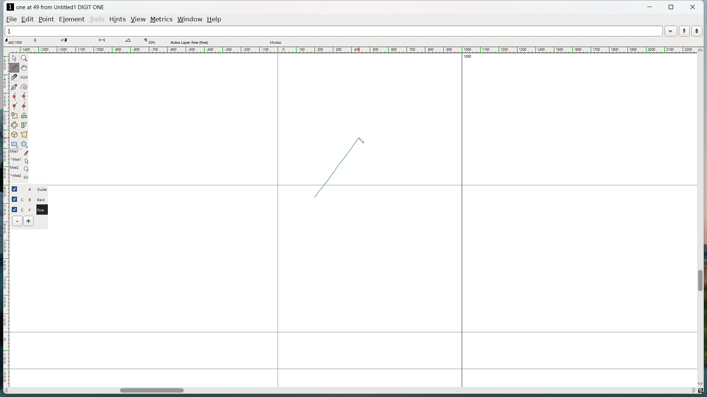 The image size is (707, 397). What do you see at coordinates (693, 390) in the screenshot?
I see `scroll right` at bounding box center [693, 390].